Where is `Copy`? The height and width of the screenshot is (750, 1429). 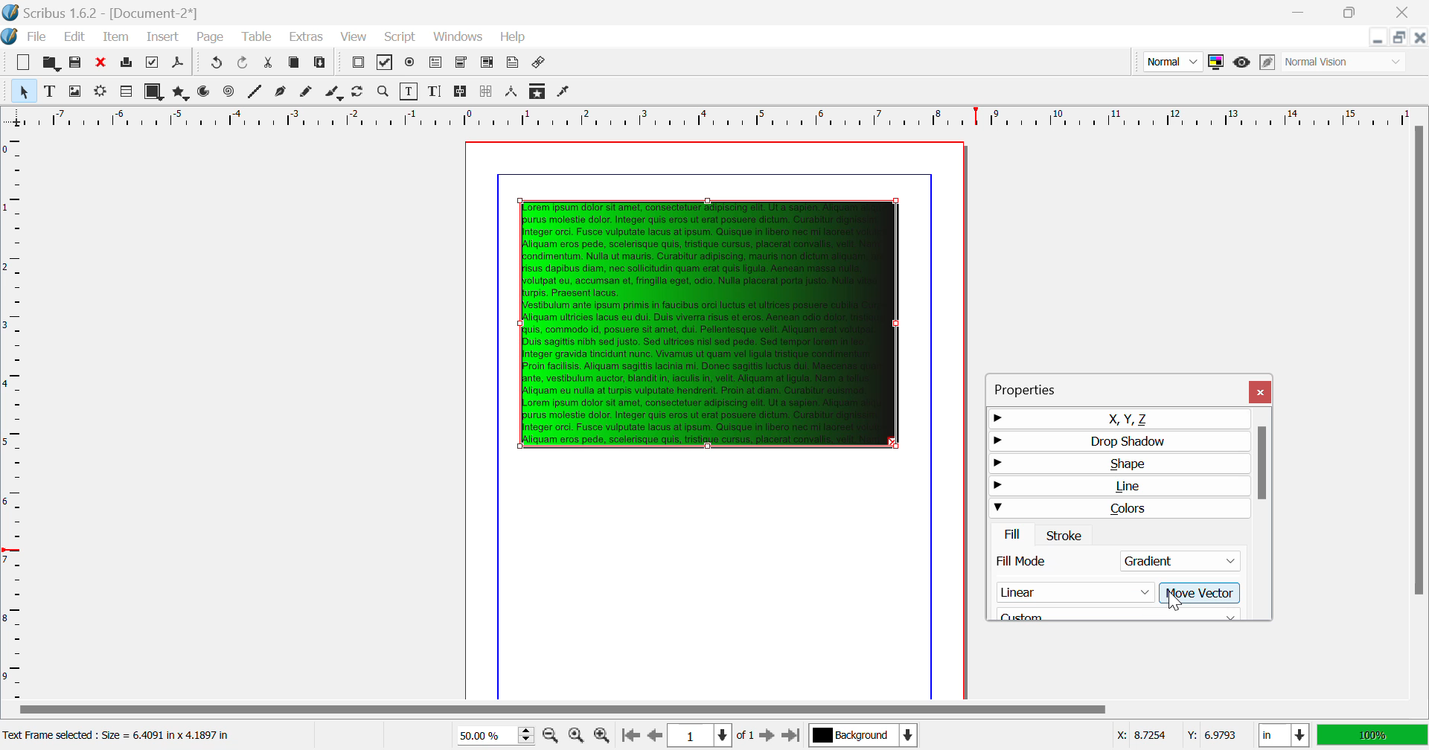 Copy is located at coordinates (295, 65).